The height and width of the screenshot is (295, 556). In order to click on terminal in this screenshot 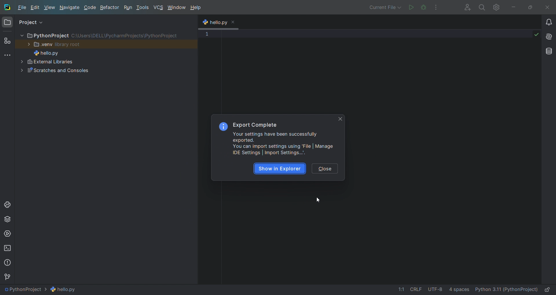, I will do `click(7, 248)`.